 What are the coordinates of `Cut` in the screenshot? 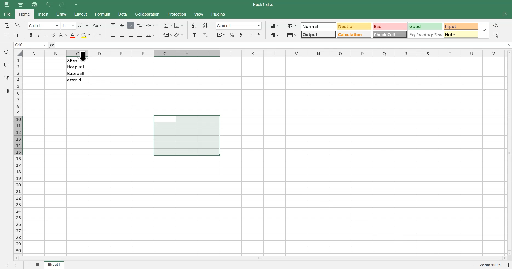 It's located at (17, 25).